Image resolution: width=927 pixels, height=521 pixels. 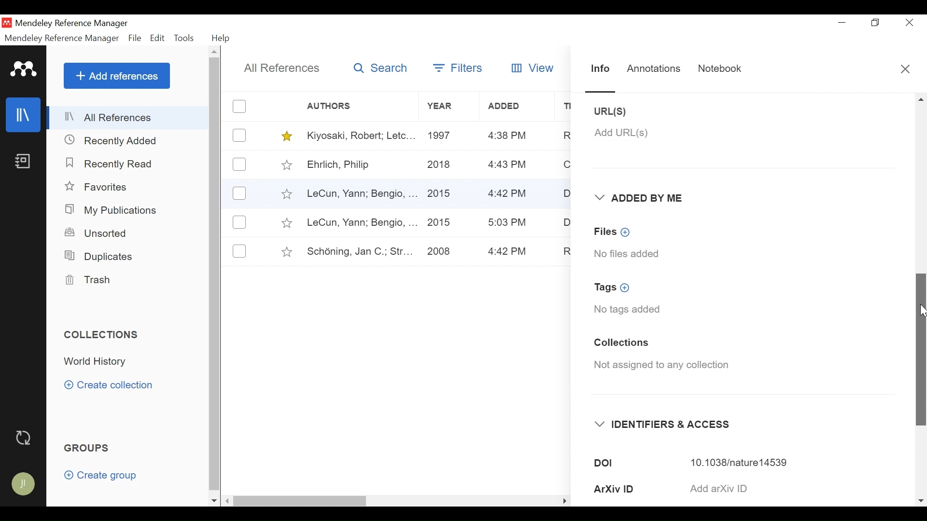 I want to click on Toggle Favorites, so click(x=287, y=252).